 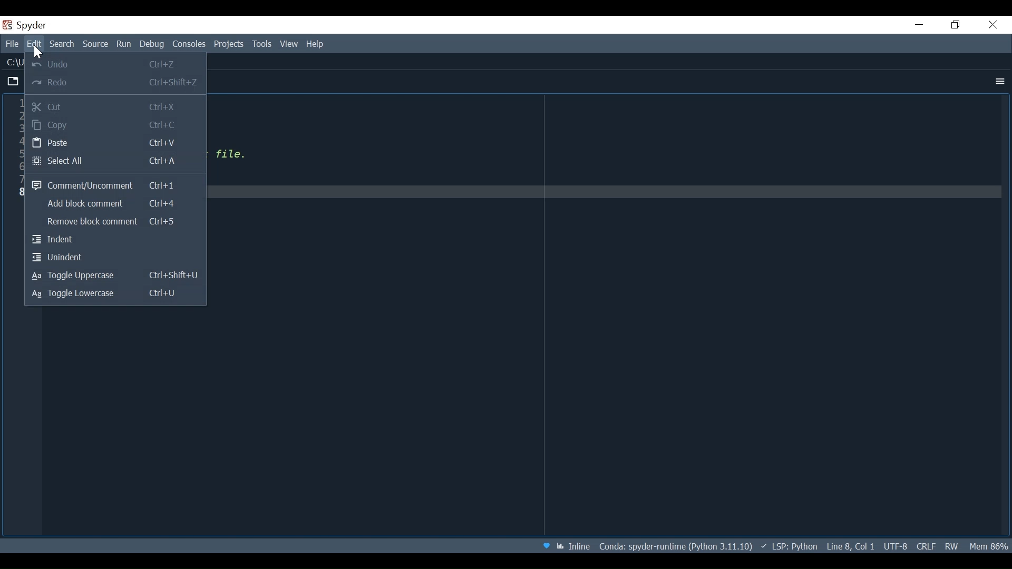 What do you see at coordinates (80, 295) in the screenshot?
I see `Toggle lowercase` at bounding box center [80, 295].